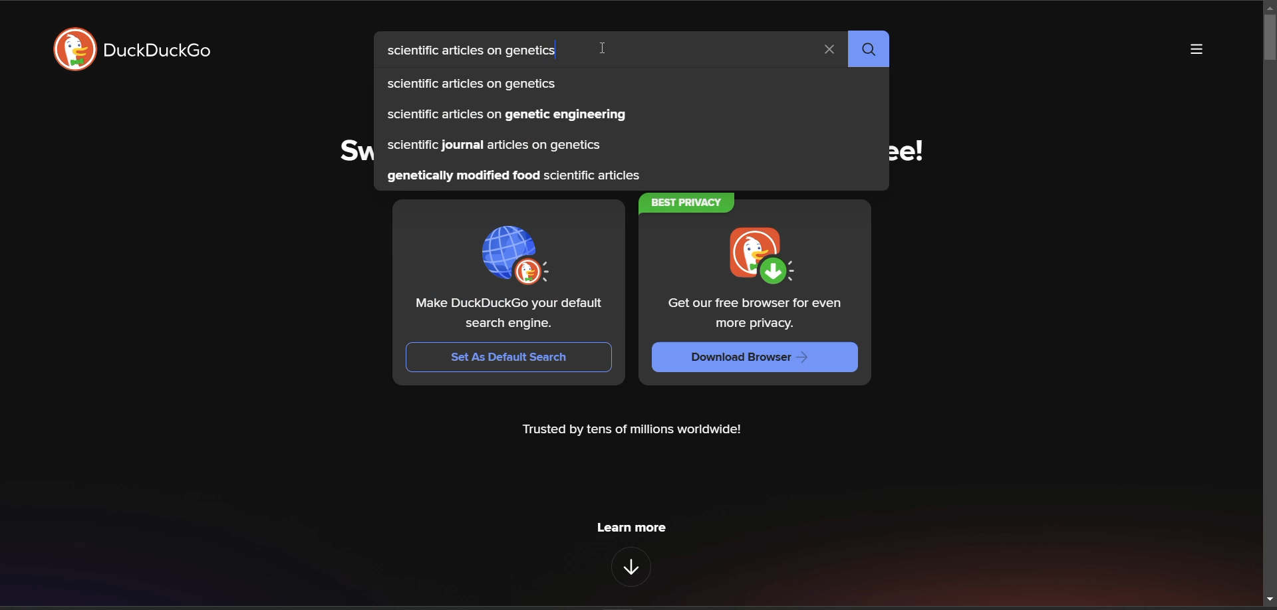 The width and height of the screenshot is (1277, 610). What do you see at coordinates (159, 52) in the screenshot?
I see `DuckDuckGo` at bounding box center [159, 52].